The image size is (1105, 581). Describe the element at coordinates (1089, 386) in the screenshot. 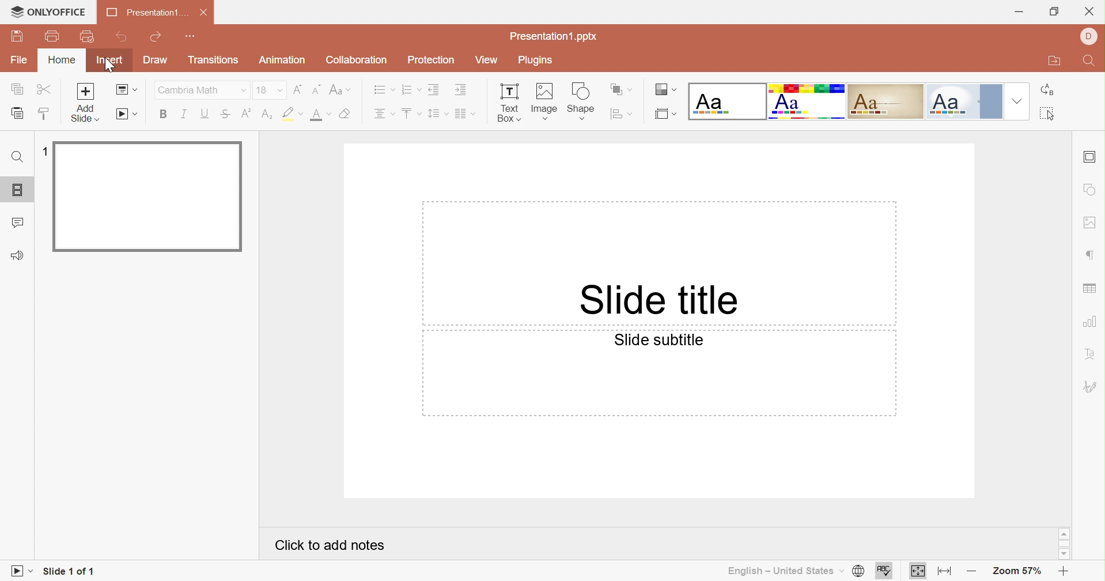

I see `Signature settings` at that location.